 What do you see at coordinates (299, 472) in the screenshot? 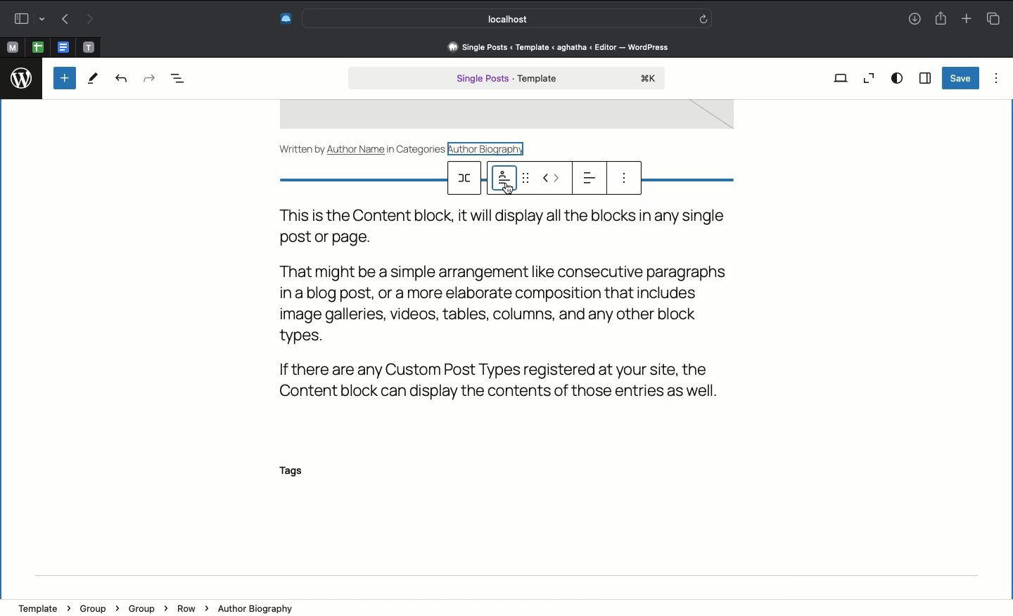
I see `Tags` at bounding box center [299, 472].